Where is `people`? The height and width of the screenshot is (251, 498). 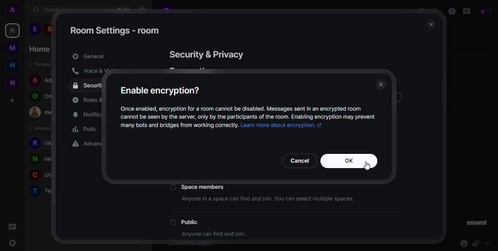
people is located at coordinates (39, 64).